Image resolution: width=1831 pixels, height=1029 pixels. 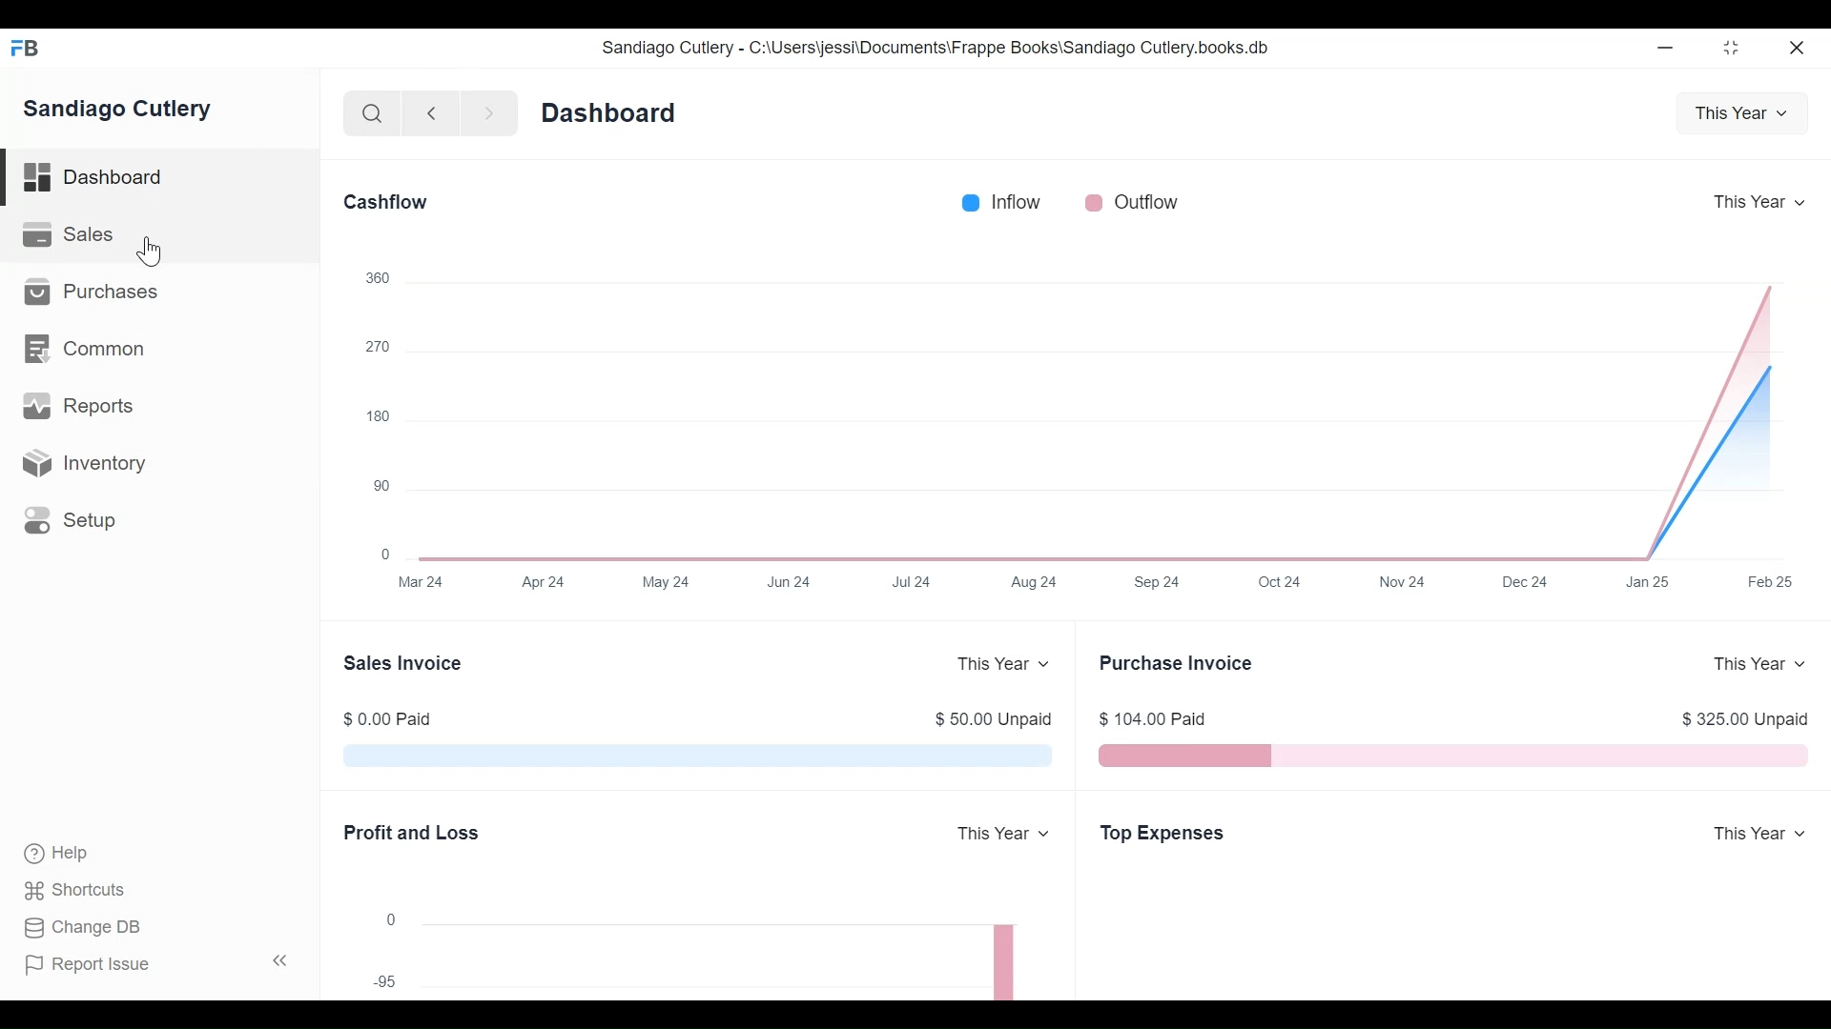 I want to click on Common, so click(x=86, y=347).